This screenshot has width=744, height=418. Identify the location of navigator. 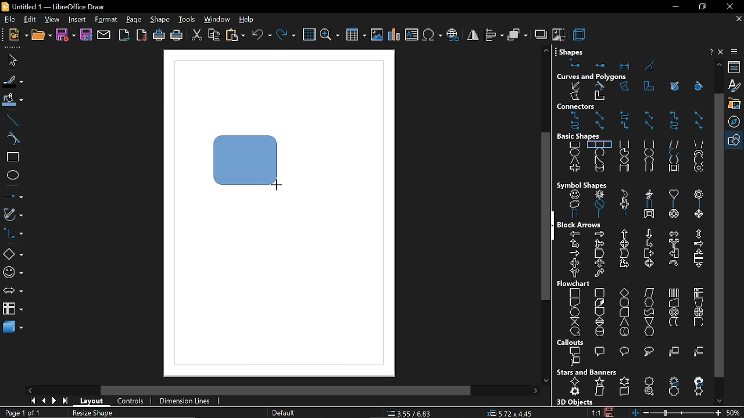
(736, 122).